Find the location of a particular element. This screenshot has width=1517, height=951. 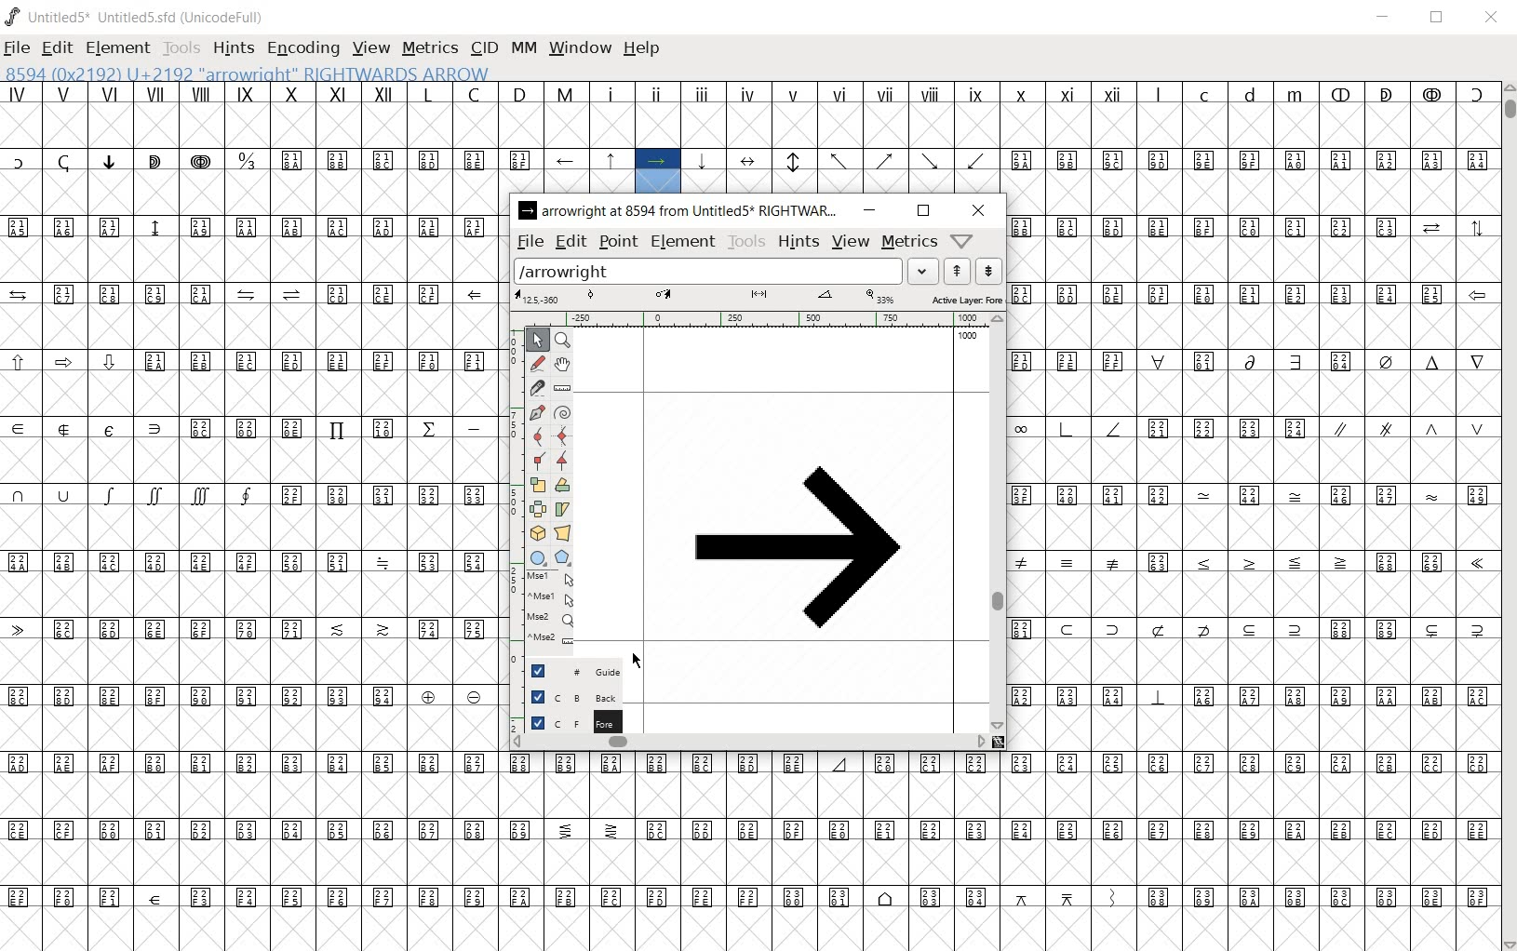

file is located at coordinates (529, 242).